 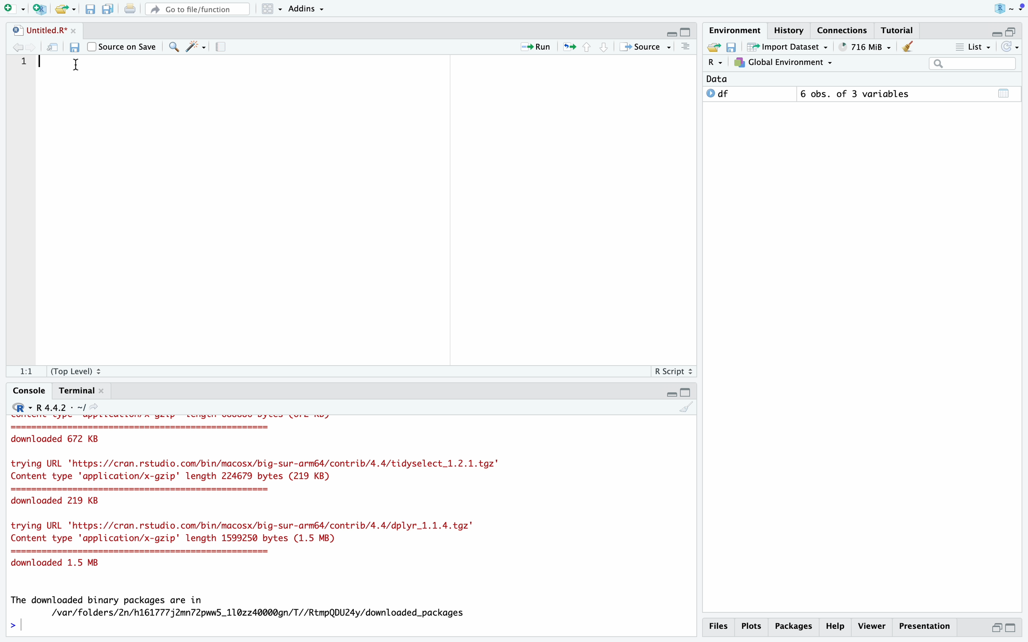 What do you see at coordinates (925, 626) in the screenshot?
I see `Presentation` at bounding box center [925, 626].